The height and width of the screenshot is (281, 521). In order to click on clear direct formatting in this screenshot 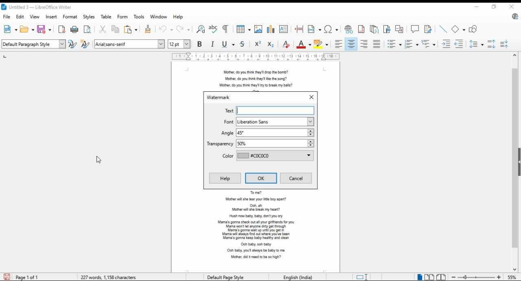, I will do `click(286, 44)`.